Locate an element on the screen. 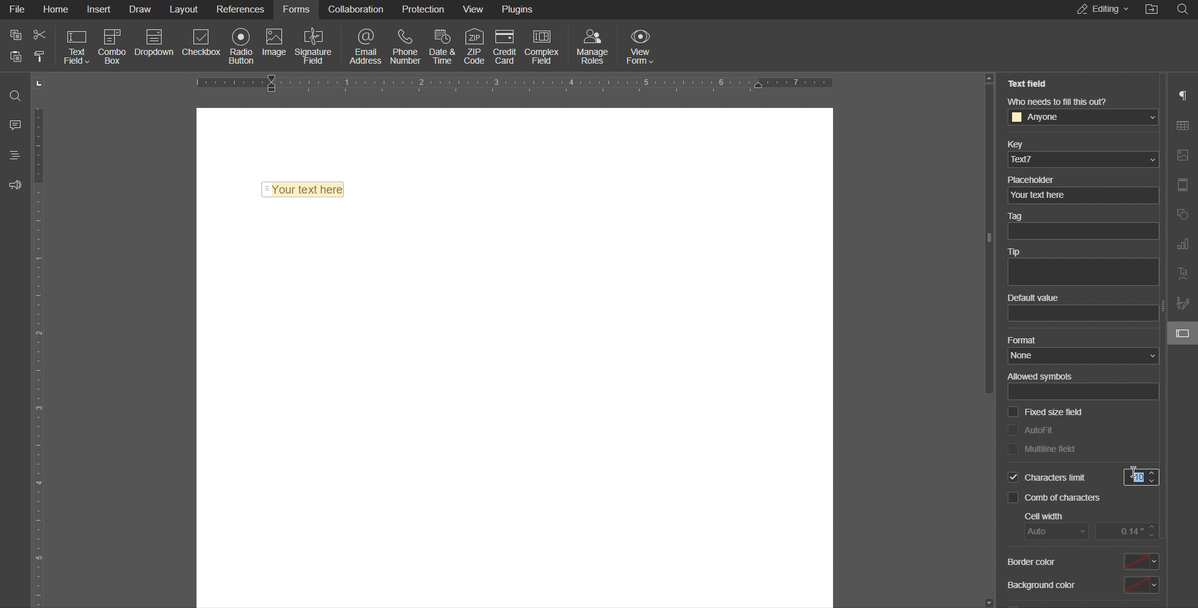 This screenshot has height=608, width=1198. Editing is located at coordinates (1099, 10).